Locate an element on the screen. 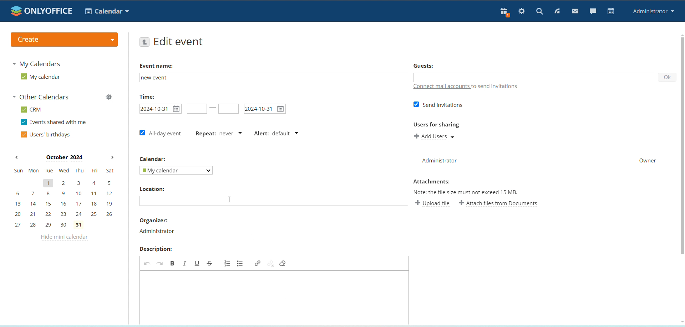 The image size is (685, 327). add location is located at coordinates (274, 201).